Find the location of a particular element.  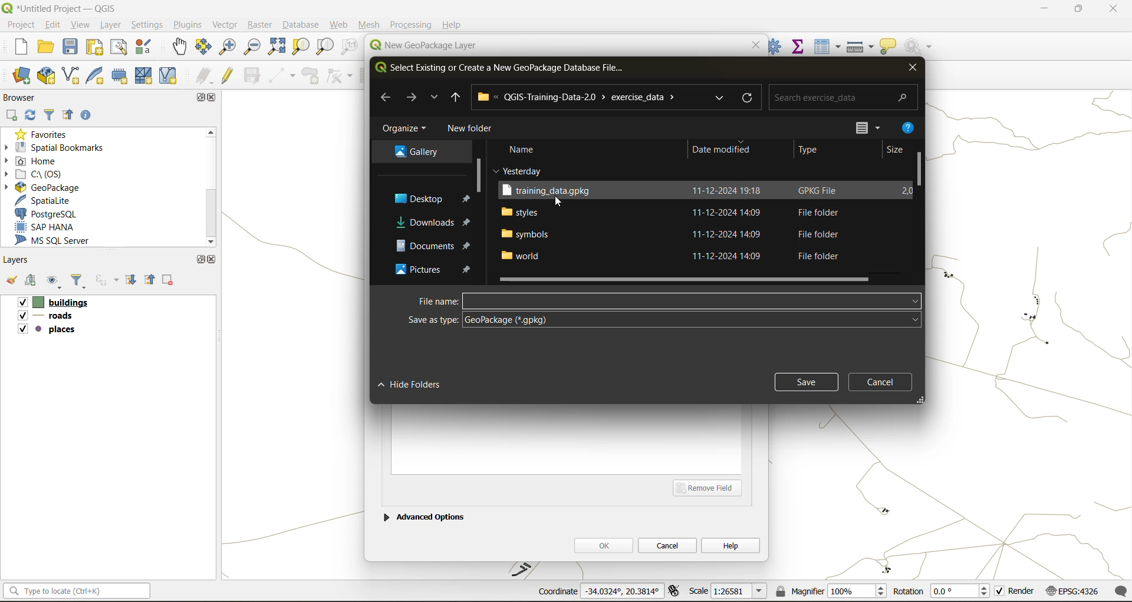

filter by expression is located at coordinates (108, 280).